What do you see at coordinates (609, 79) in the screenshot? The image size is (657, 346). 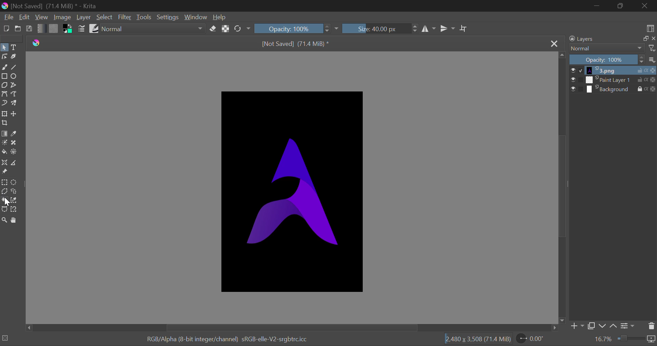 I see `layer 2` at bounding box center [609, 79].